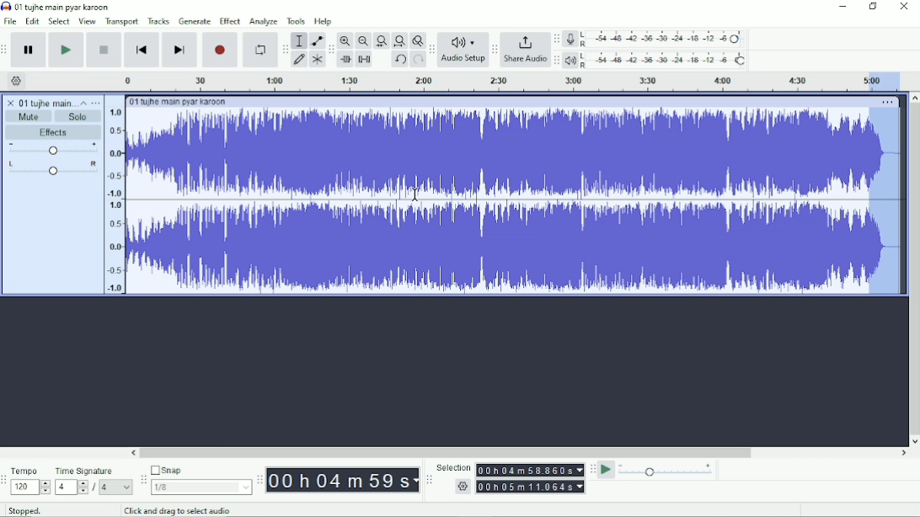  What do you see at coordinates (4, 481) in the screenshot?
I see `Audacity time signature toolbar` at bounding box center [4, 481].